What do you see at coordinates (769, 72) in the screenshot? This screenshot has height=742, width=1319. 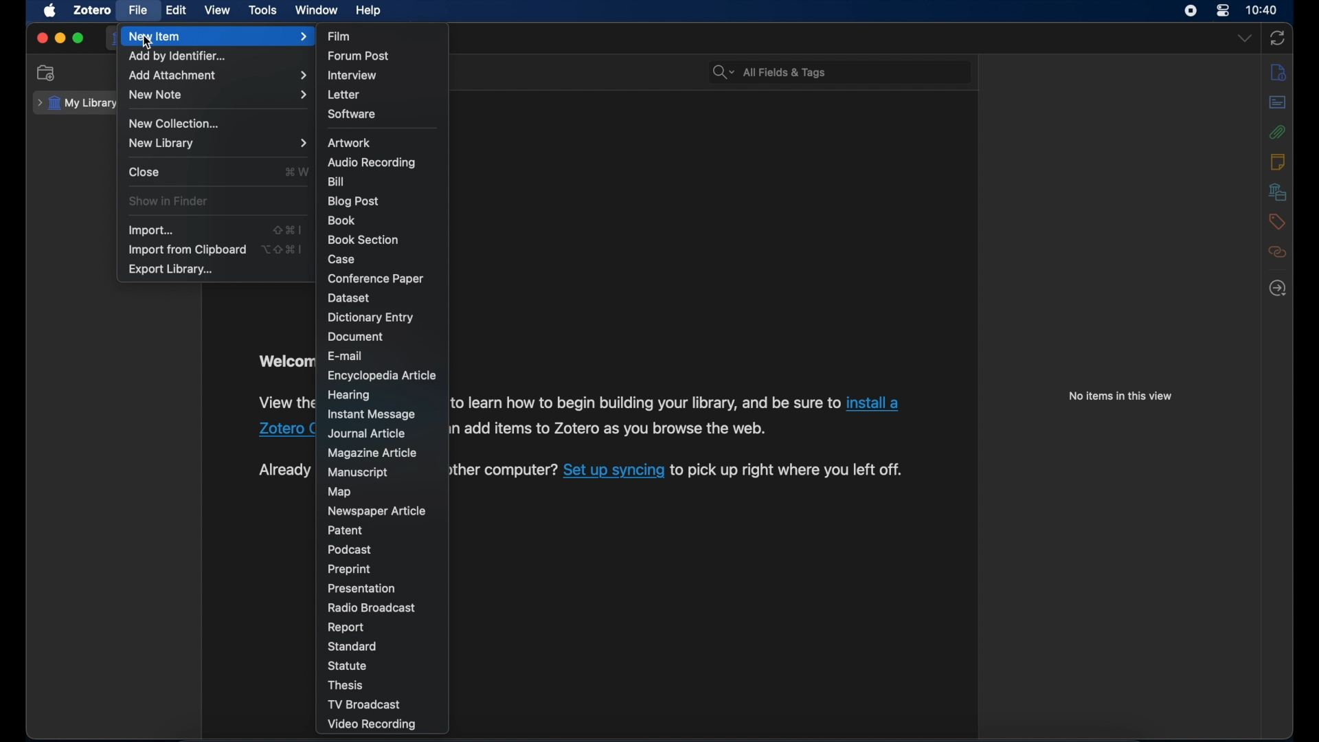 I see `search bar` at bounding box center [769, 72].